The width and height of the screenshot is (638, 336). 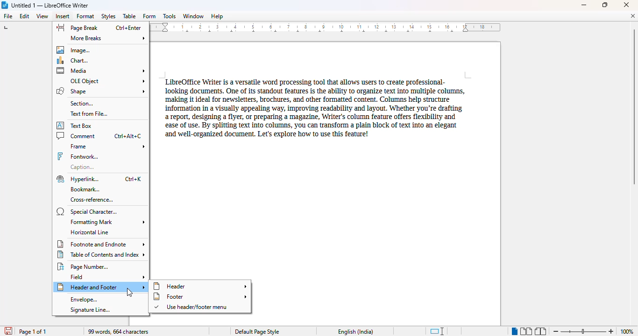 I want to click on English (India), so click(x=356, y=332).